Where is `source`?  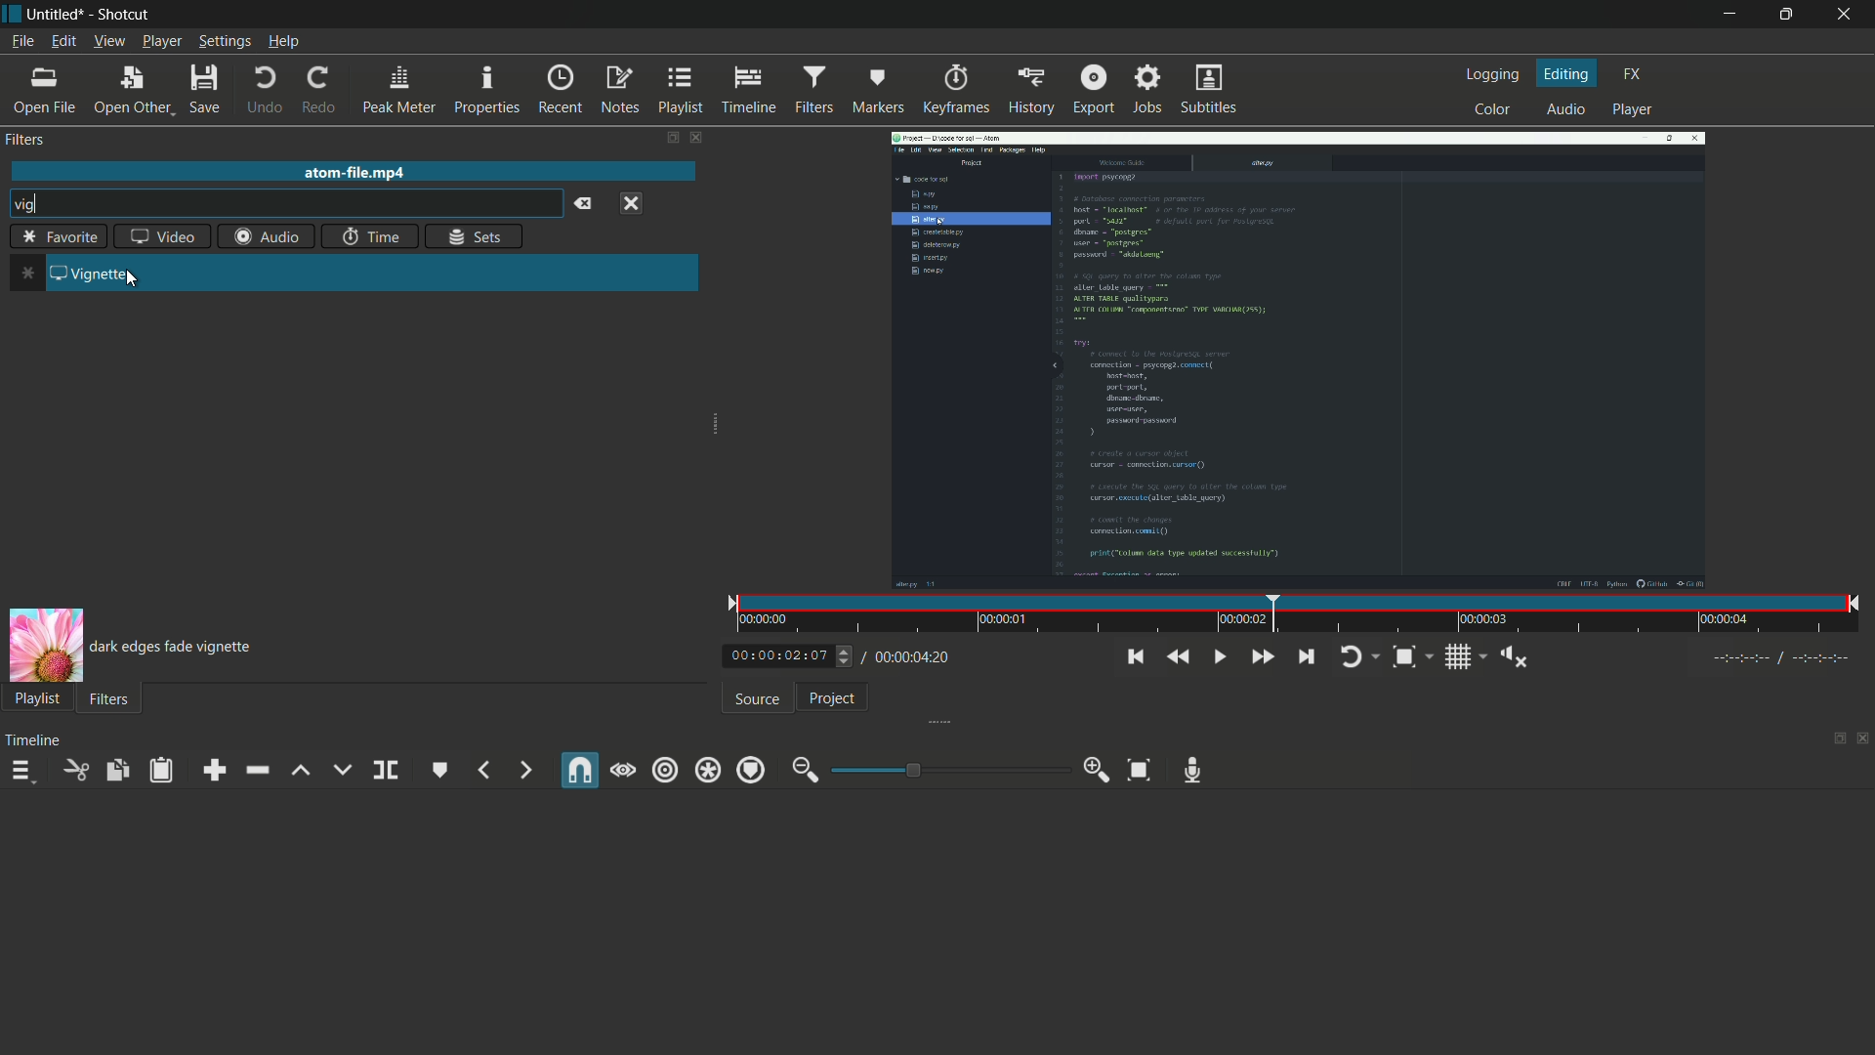 source is located at coordinates (756, 698).